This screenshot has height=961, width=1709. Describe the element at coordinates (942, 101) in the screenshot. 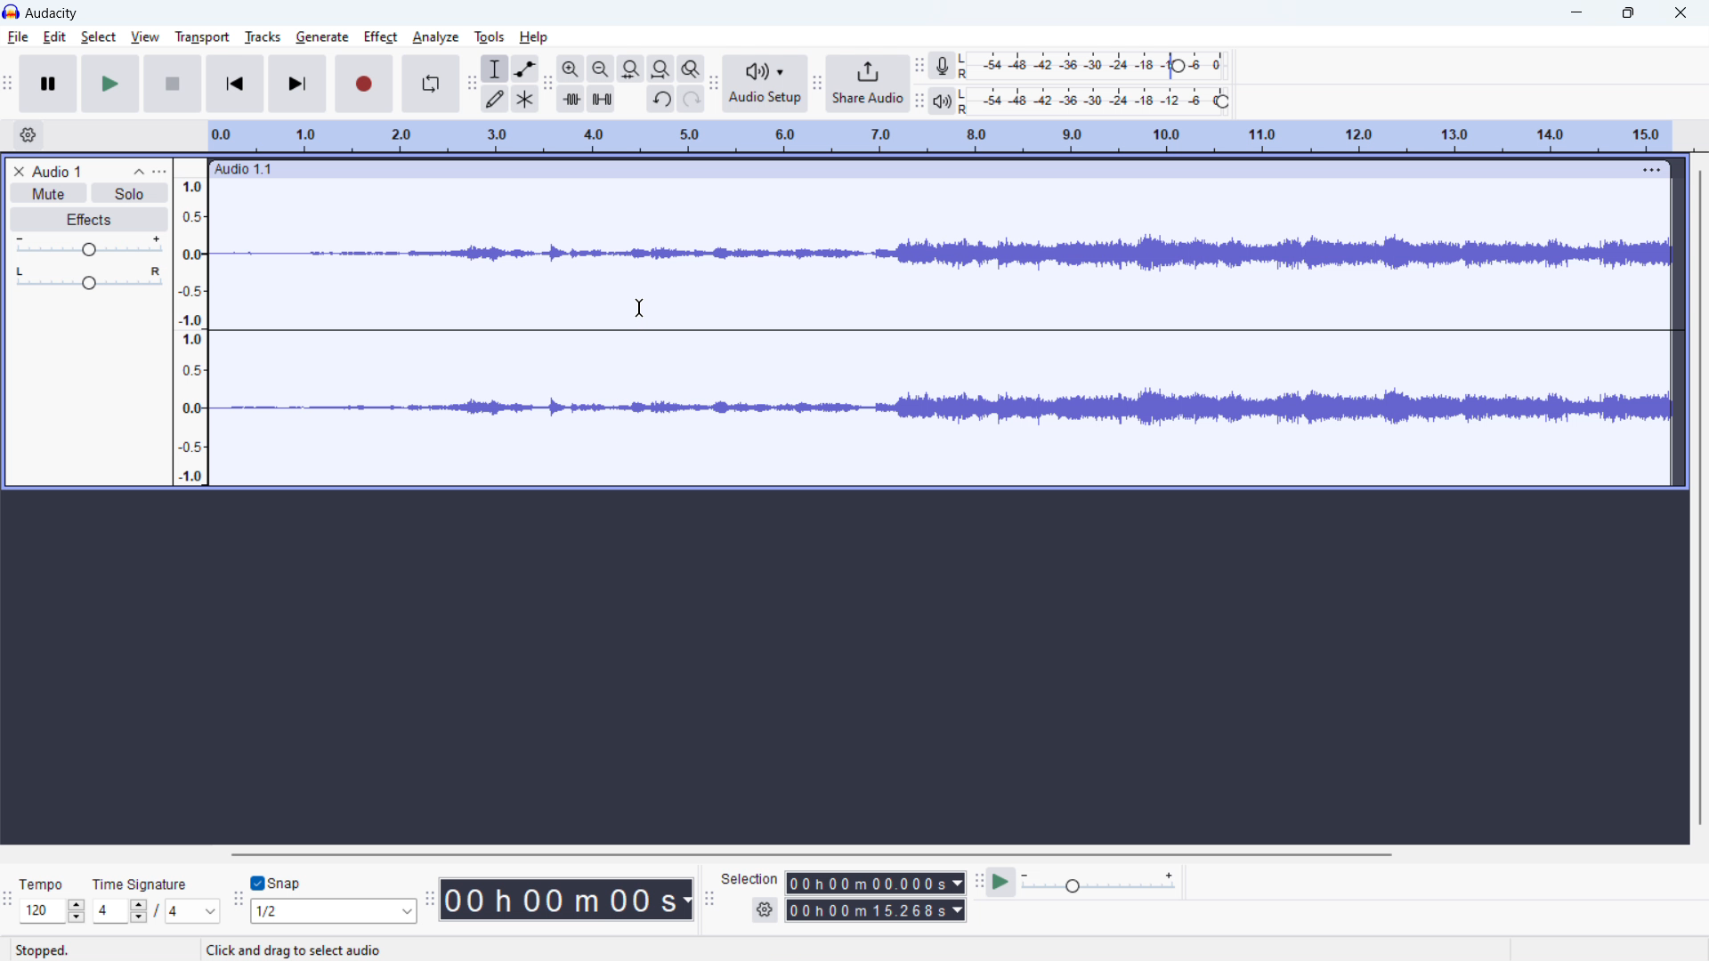

I see `playback meter` at that location.